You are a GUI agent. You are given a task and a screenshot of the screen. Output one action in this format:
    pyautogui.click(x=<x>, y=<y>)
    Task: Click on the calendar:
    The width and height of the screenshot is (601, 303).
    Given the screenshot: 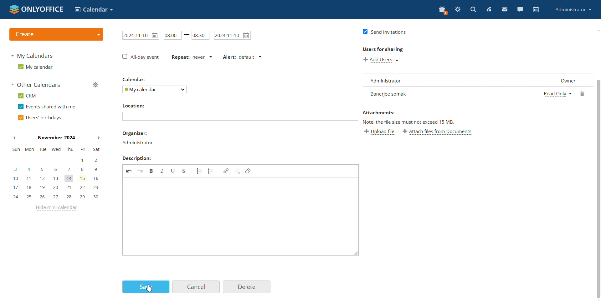 What is the action you would take?
    pyautogui.click(x=136, y=80)
    